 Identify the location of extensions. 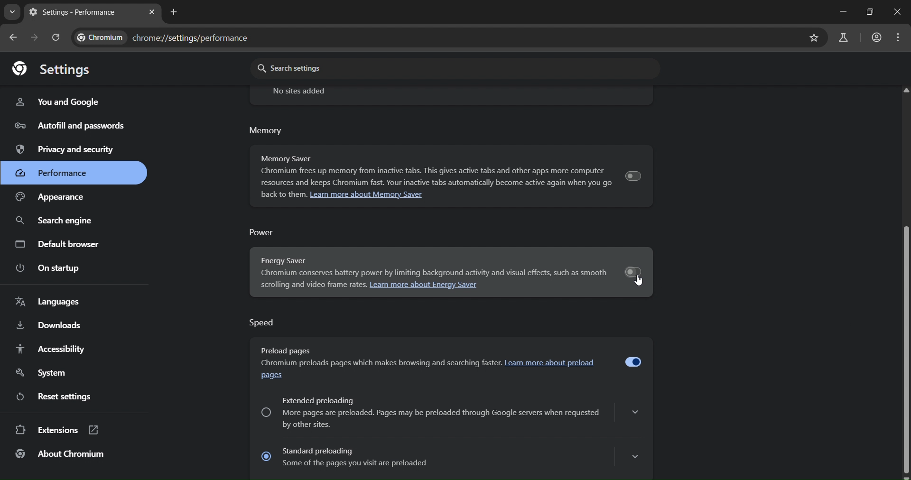
(57, 429).